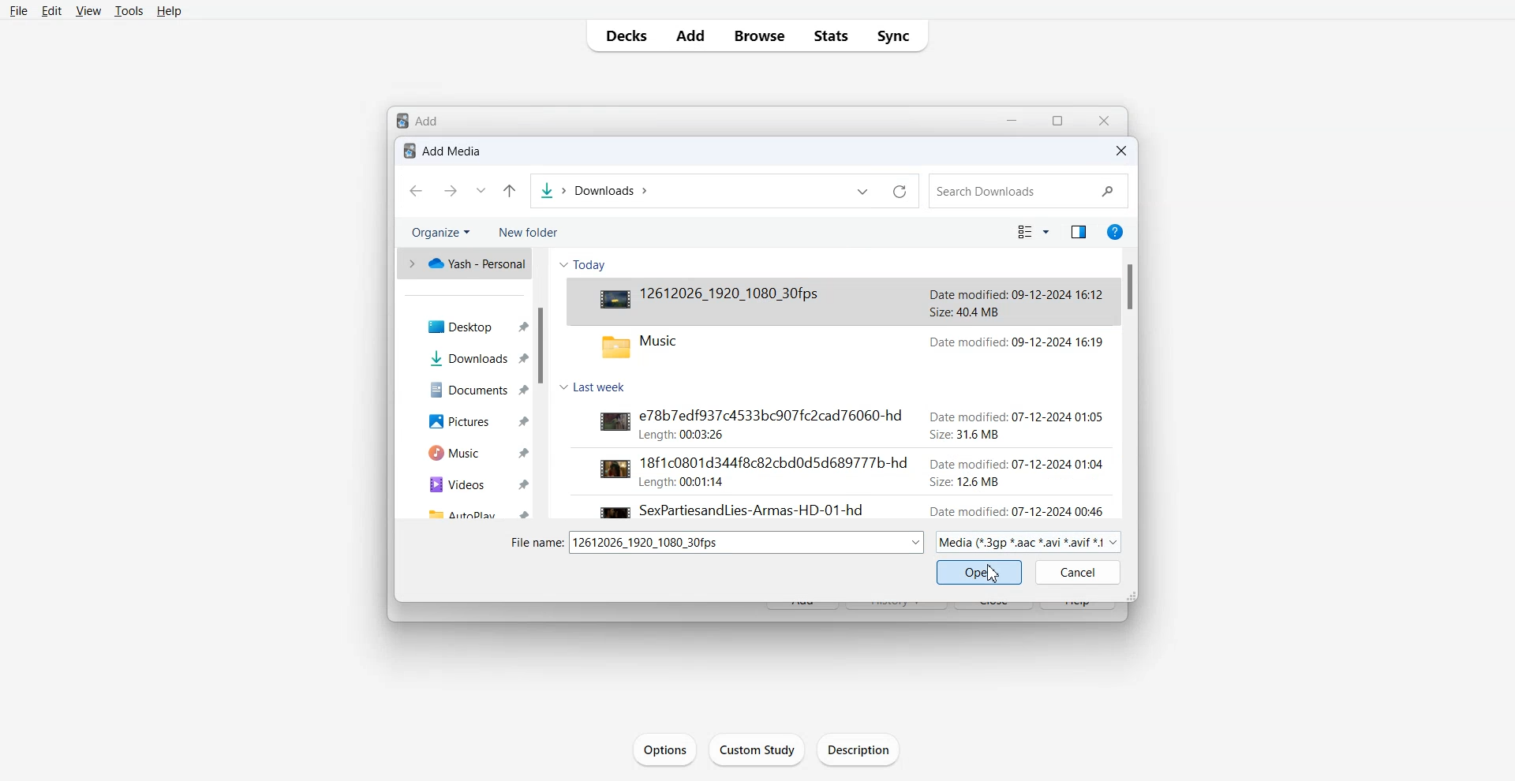 This screenshot has width=1515, height=781. Describe the element at coordinates (664, 748) in the screenshot. I see `Options` at that location.